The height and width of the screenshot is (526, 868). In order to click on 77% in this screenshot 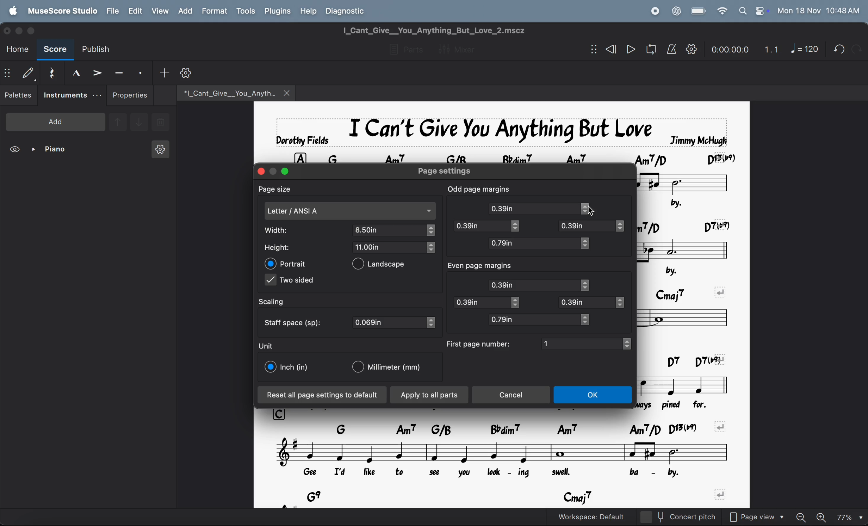, I will do `click(850, 516)`.